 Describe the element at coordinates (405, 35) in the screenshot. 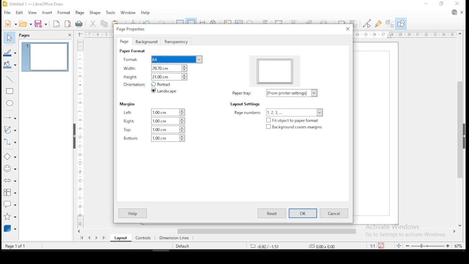

I see `scale` at that location.